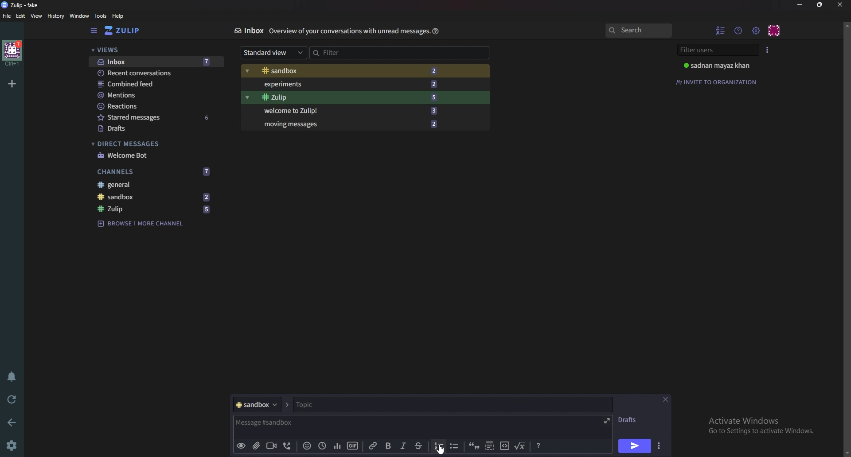  Describe the element at coordinates (13, 82) in the screenshot. I see `Add organization` at that location.